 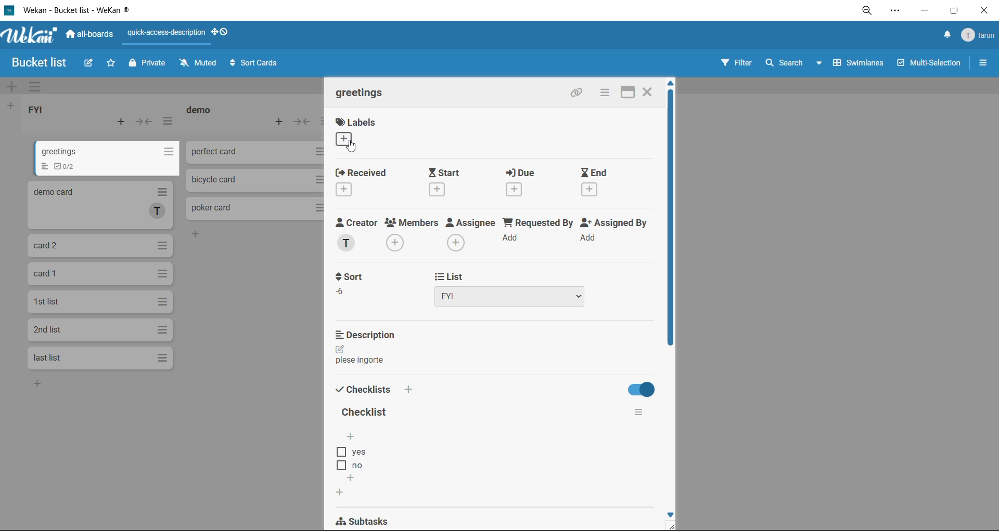 I want to click on muted, so click(x=198, y=64).